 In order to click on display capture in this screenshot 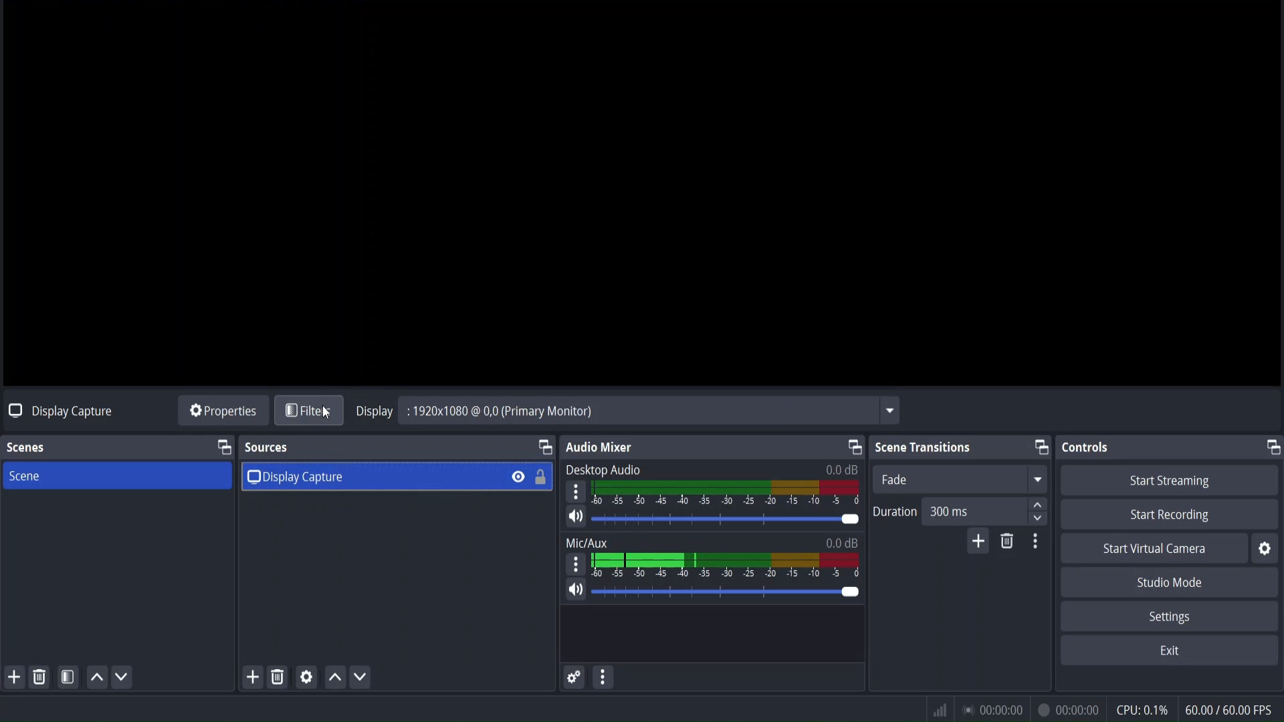, I will do `click(296, 477)`.